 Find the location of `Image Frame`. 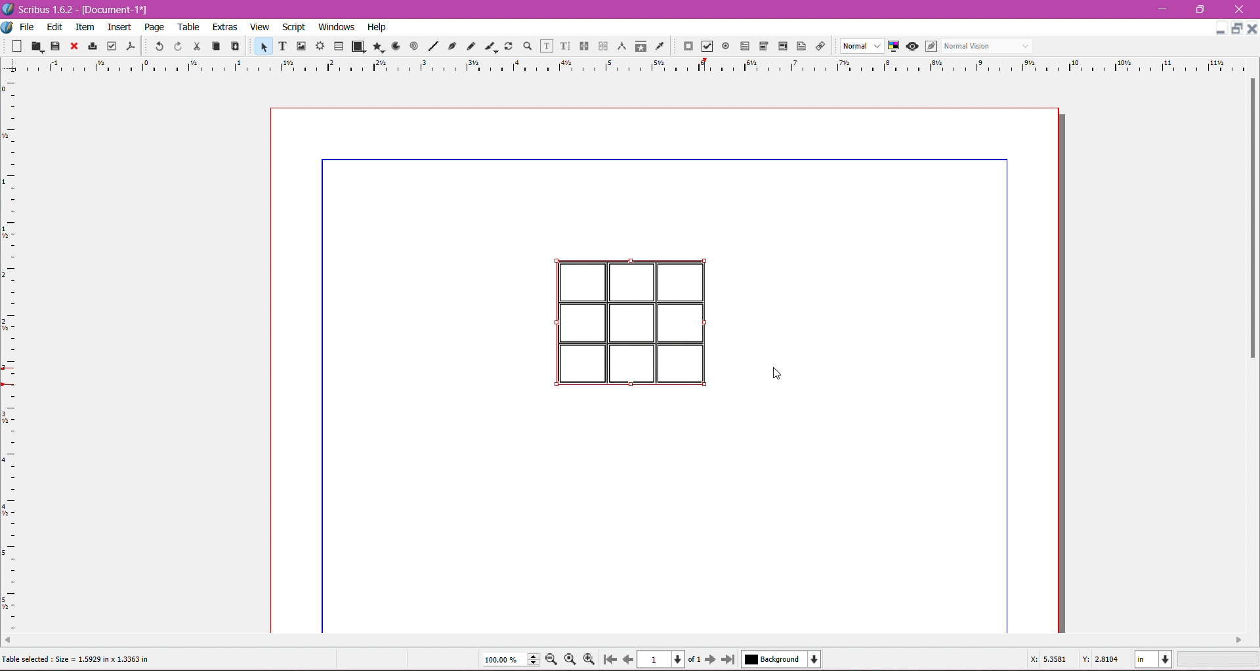

Image Frame is located at coordinates (299, 45).